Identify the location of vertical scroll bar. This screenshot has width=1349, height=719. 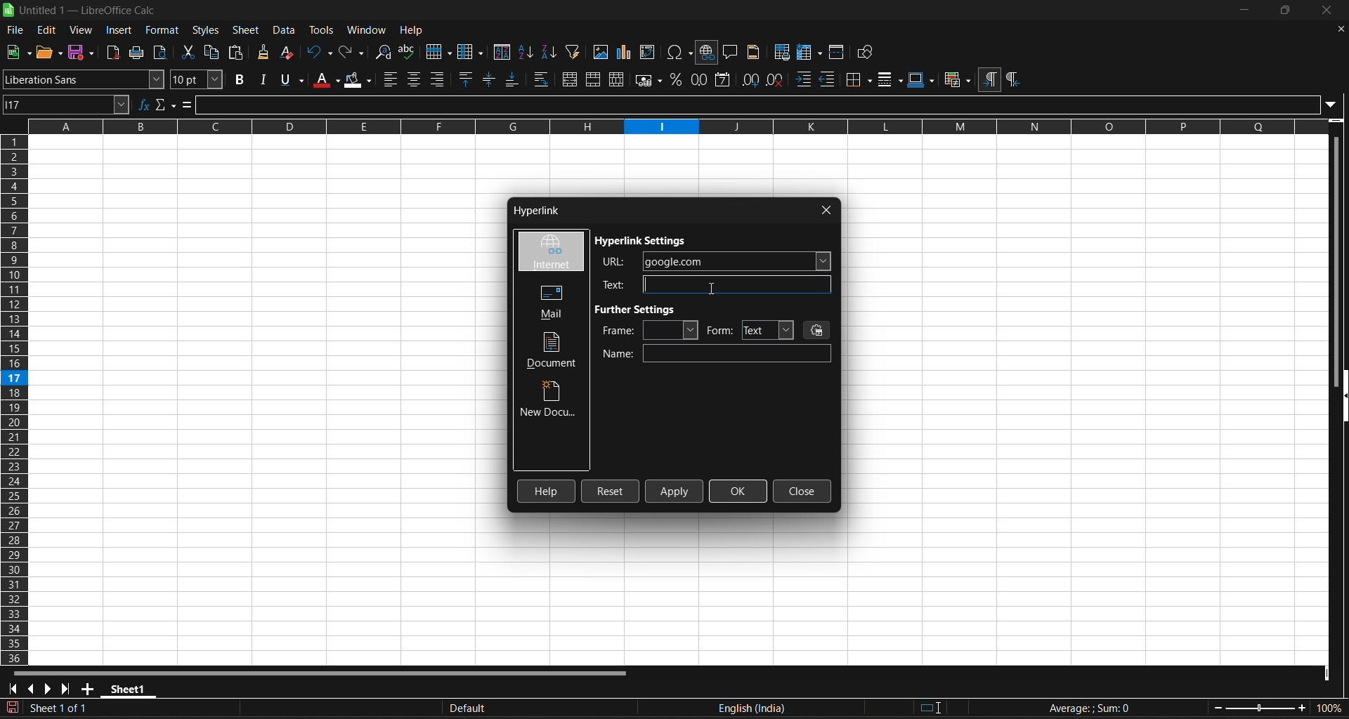
(1341, 248).